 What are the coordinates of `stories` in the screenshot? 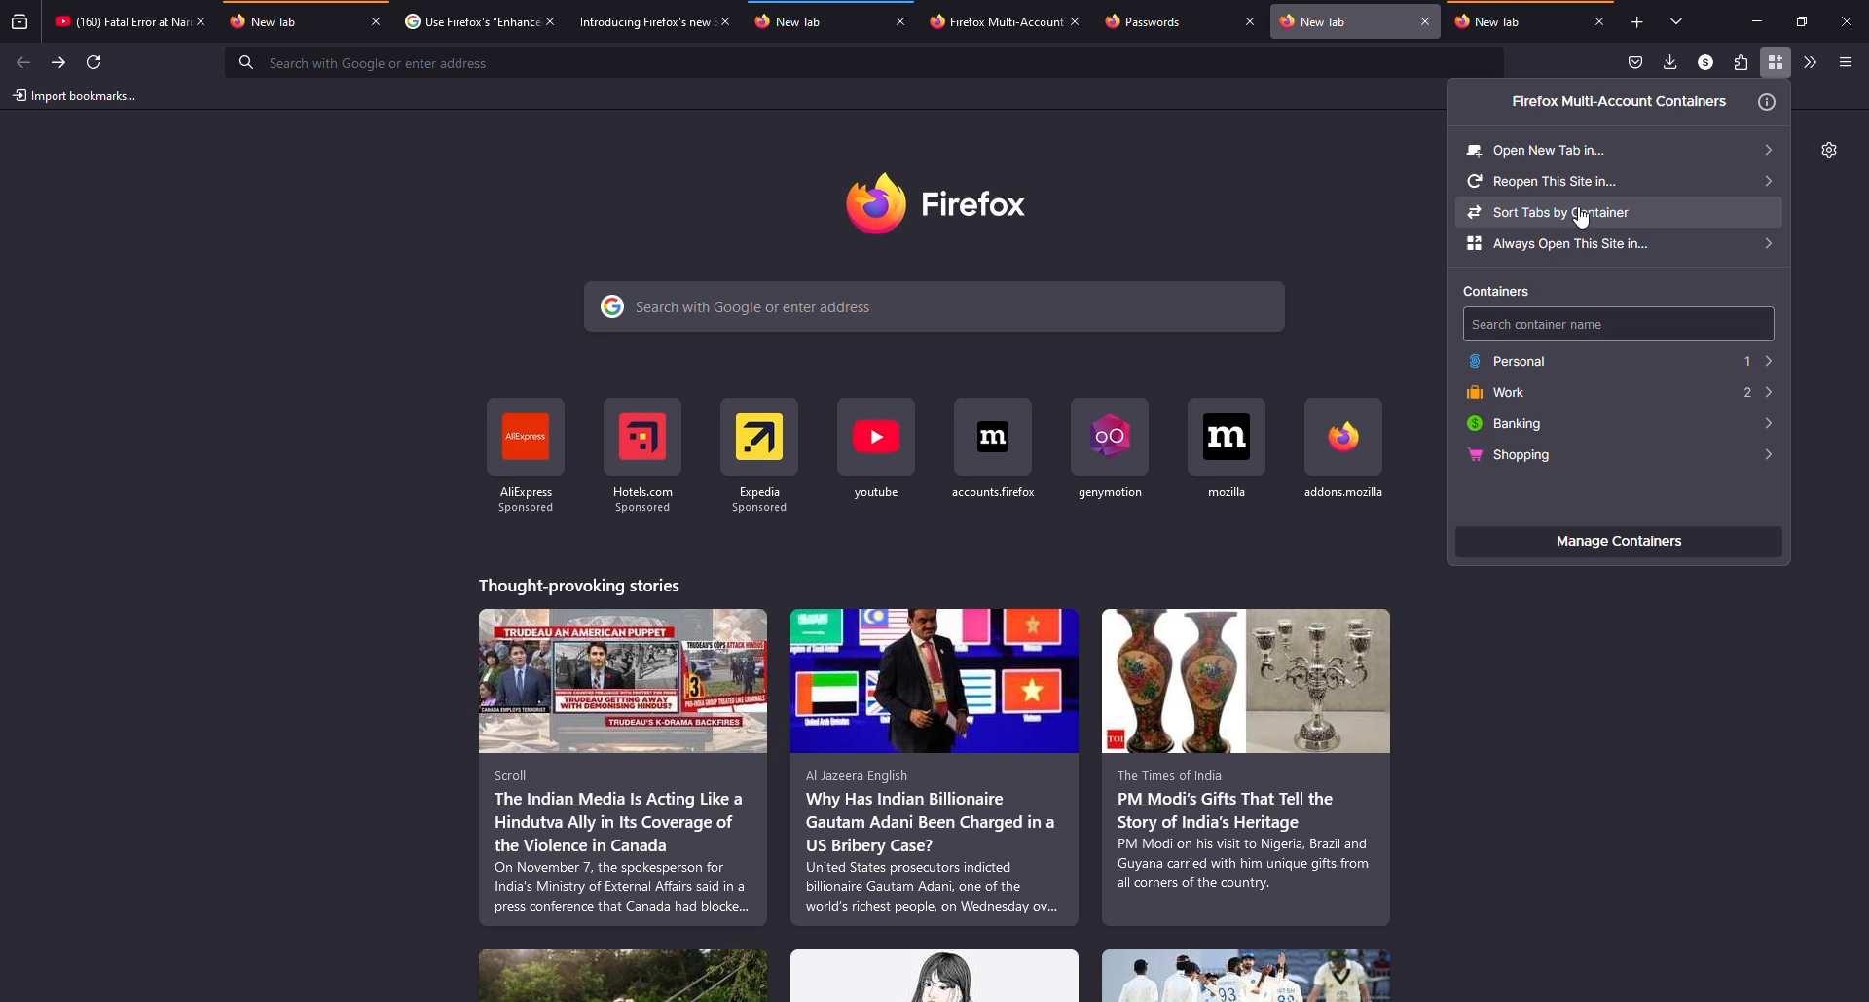 It's located at (623, 768).